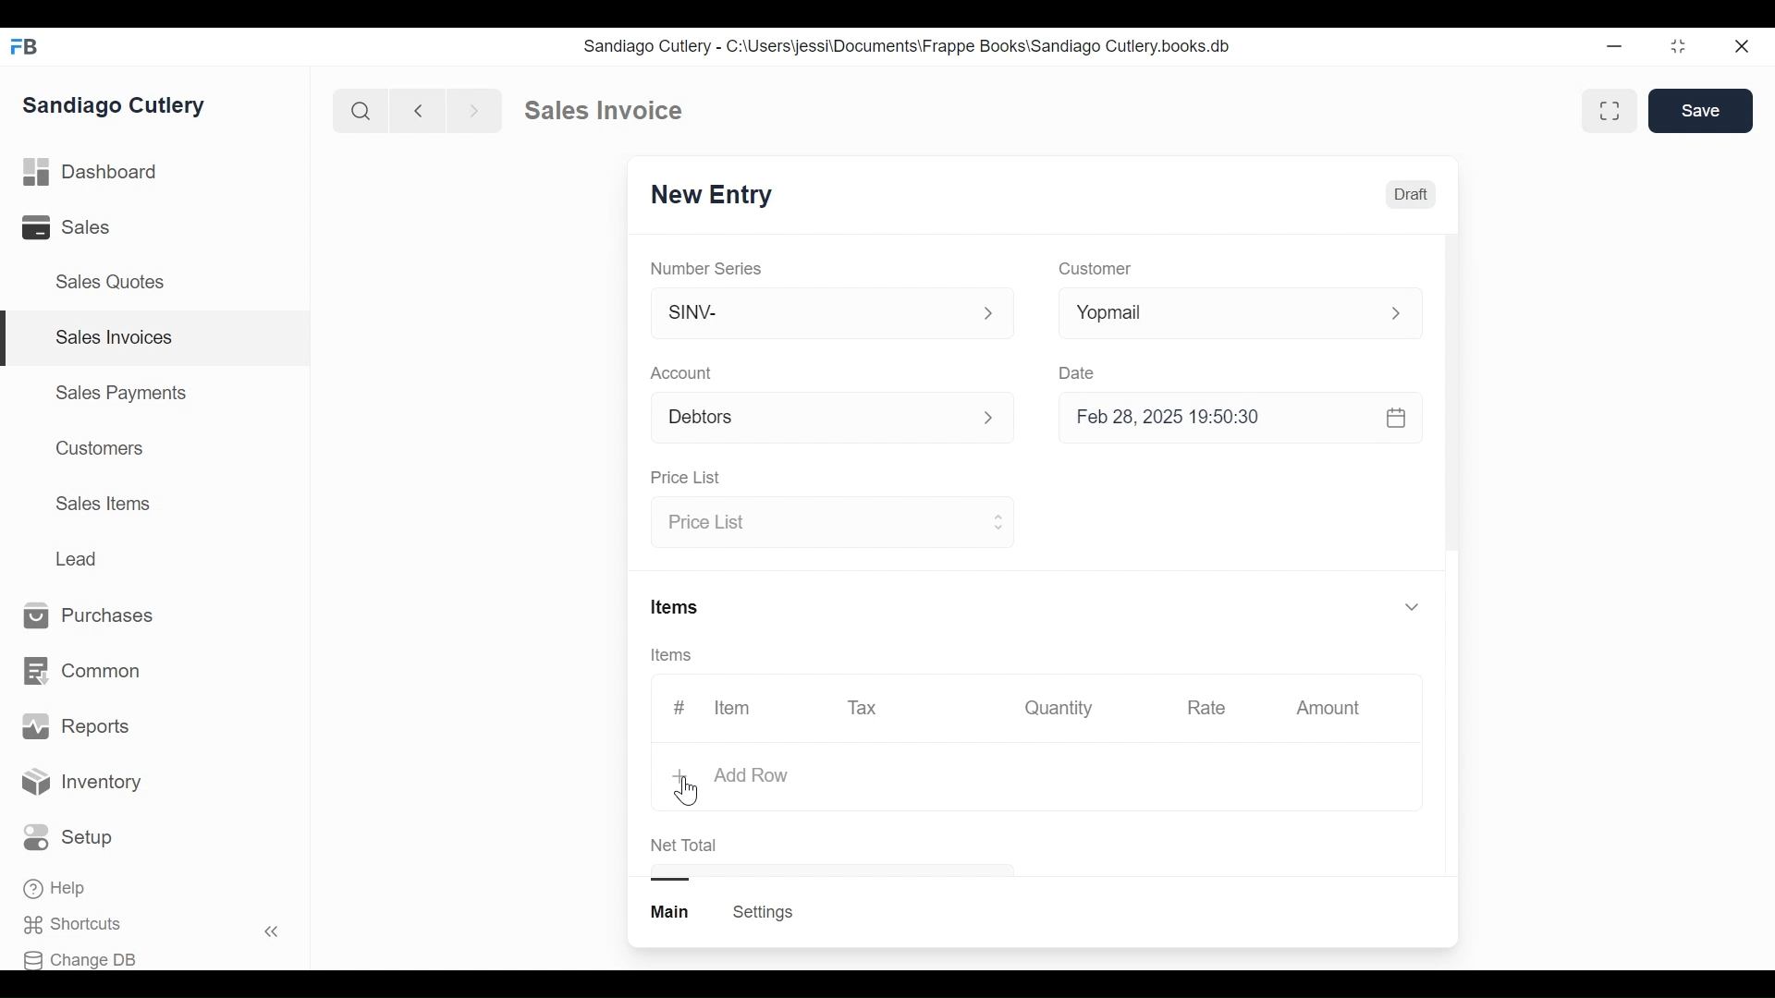 The height and width of the screenshot is (998, 1775). Describe the element at coordinates (95, 448) in the screenshot. I see `Customers` at that location.